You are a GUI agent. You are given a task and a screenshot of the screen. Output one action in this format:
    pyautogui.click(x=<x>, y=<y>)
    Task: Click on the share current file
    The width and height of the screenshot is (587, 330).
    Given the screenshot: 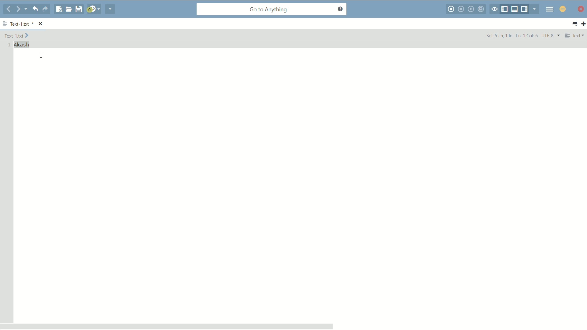 What is the action you would take?
    pyautogui.click(x=110, y=9)
    